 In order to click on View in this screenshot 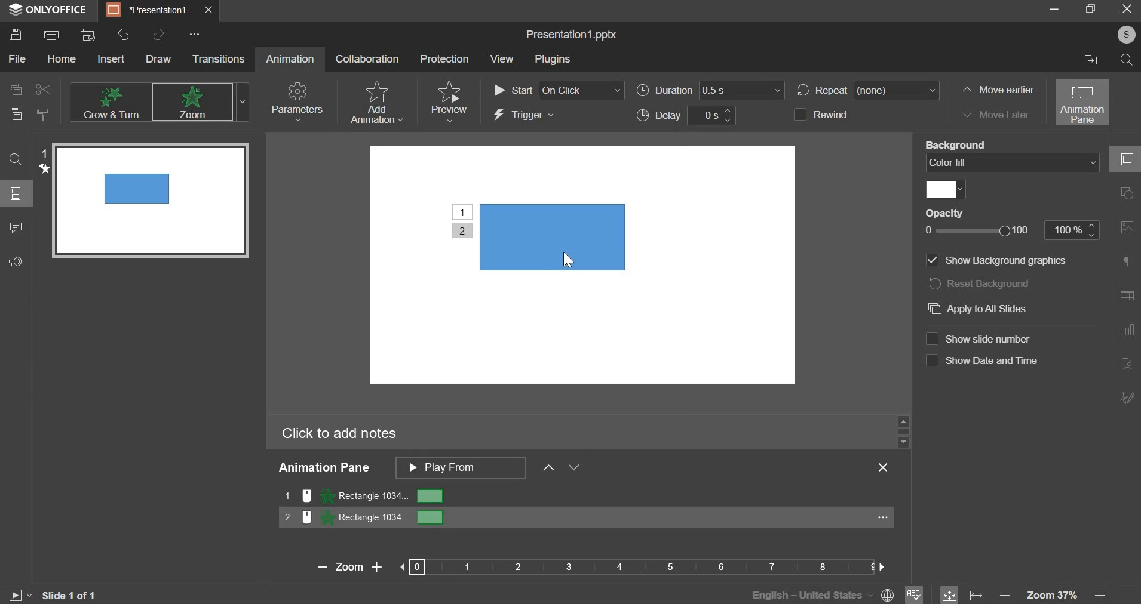, I will do `click(504, 58)`.